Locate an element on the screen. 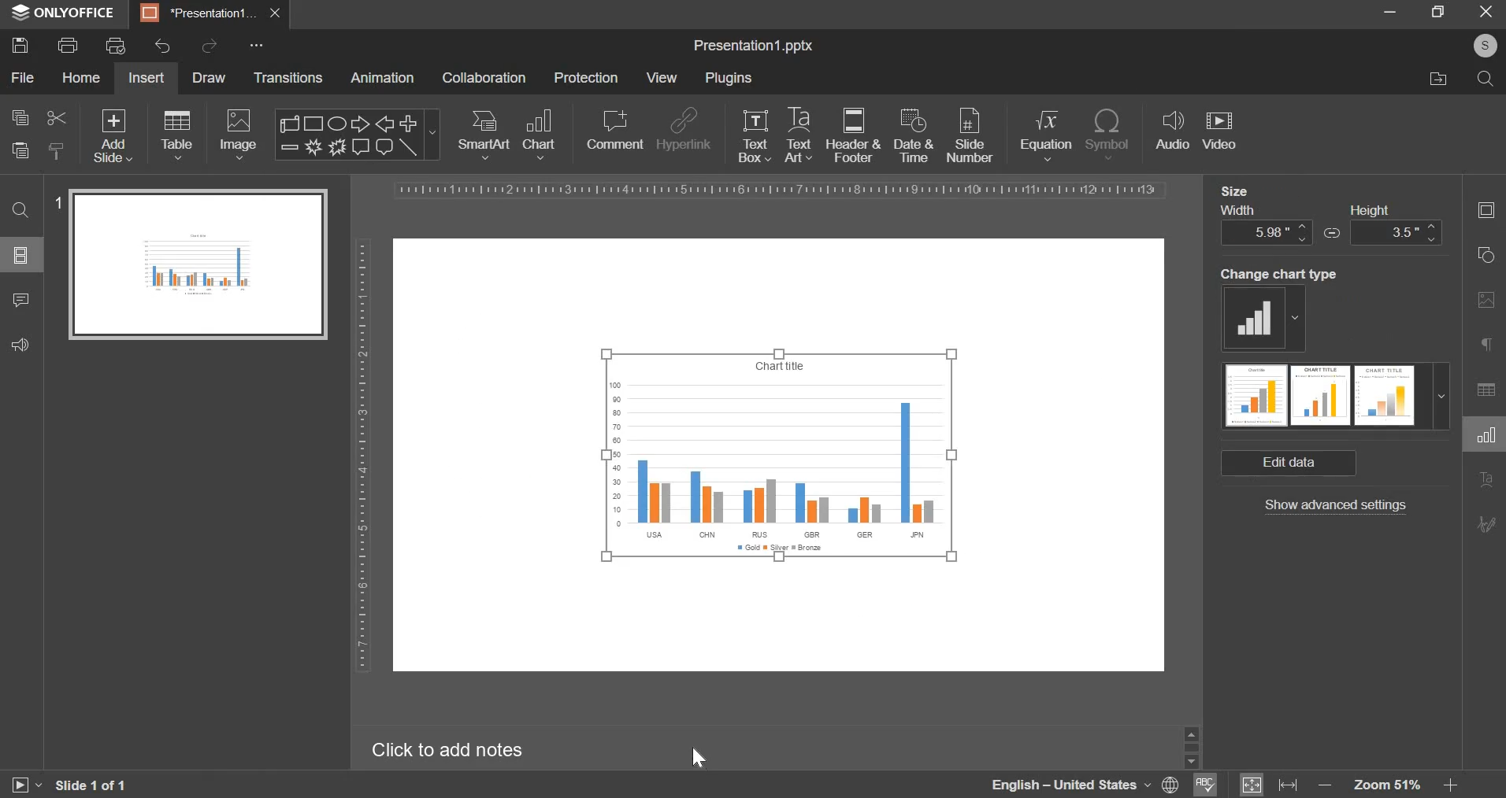 This screenshot has height=798, width=1506. audio is located at coordinates (1172, 132).